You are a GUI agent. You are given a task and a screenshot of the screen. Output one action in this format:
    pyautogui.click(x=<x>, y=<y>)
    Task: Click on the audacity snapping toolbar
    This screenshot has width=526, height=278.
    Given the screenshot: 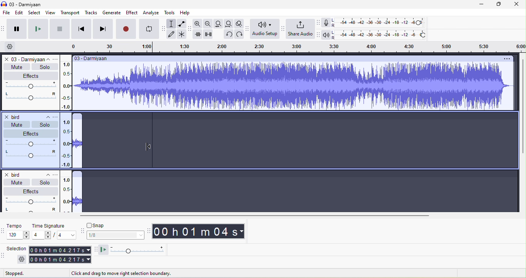 What is the action you would take?
    pyautogui.click(x=80, y=231)
    